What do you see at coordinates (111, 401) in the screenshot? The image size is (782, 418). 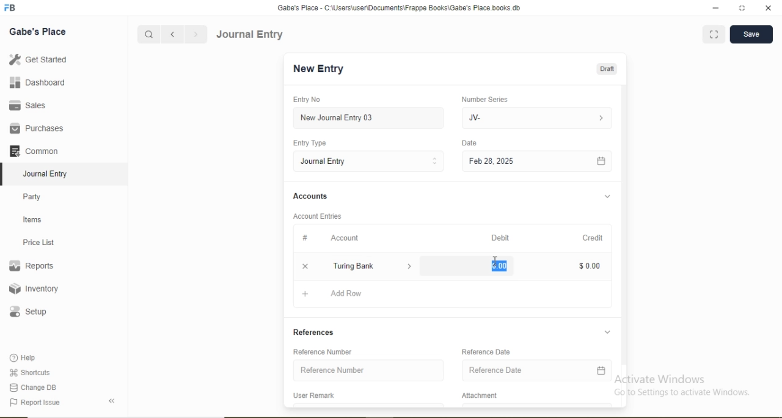 I see `Back` at bounding box center [111, 401].